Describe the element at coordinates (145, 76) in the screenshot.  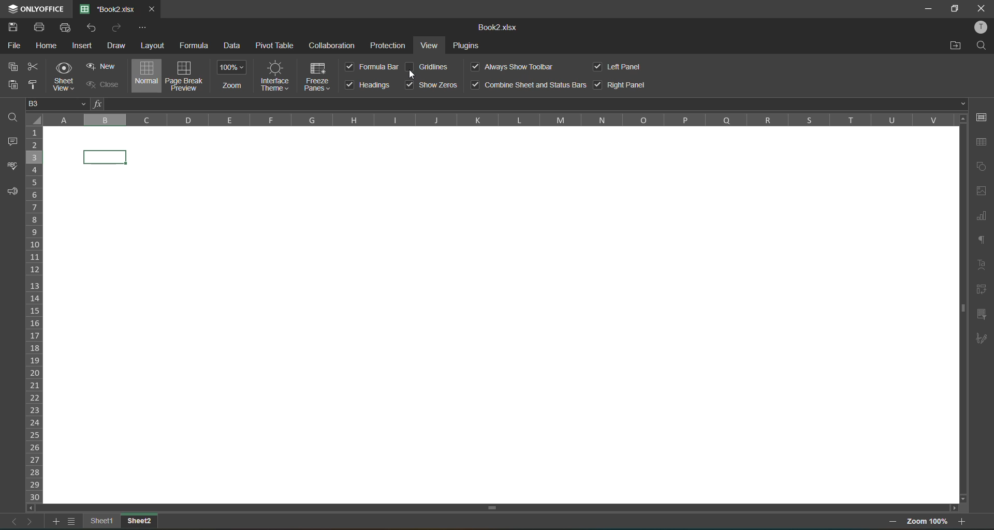
I see `normal` at that location.